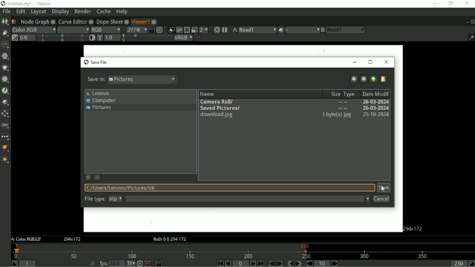 This screenshot has width=475, height=267. I want to click on RoD, so click(170, 239).